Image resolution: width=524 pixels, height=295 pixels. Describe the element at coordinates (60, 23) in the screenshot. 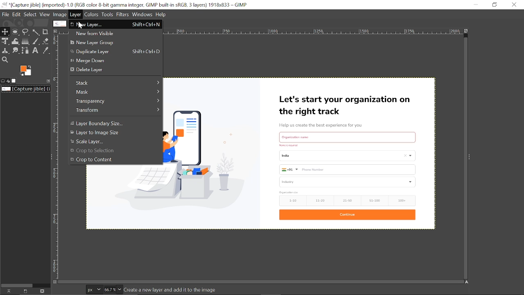

I see `Current tab` at that location.